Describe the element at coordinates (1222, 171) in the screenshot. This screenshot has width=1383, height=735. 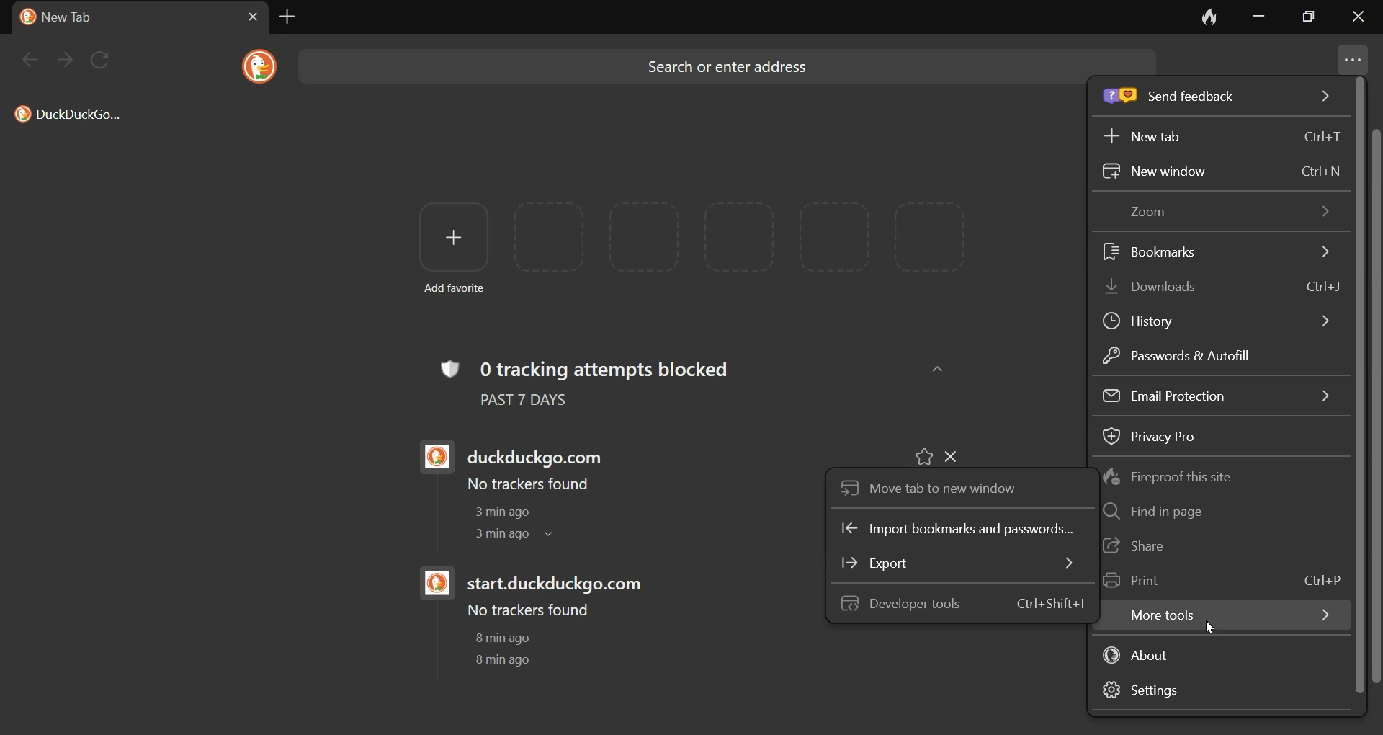
I see `New window` at that location.